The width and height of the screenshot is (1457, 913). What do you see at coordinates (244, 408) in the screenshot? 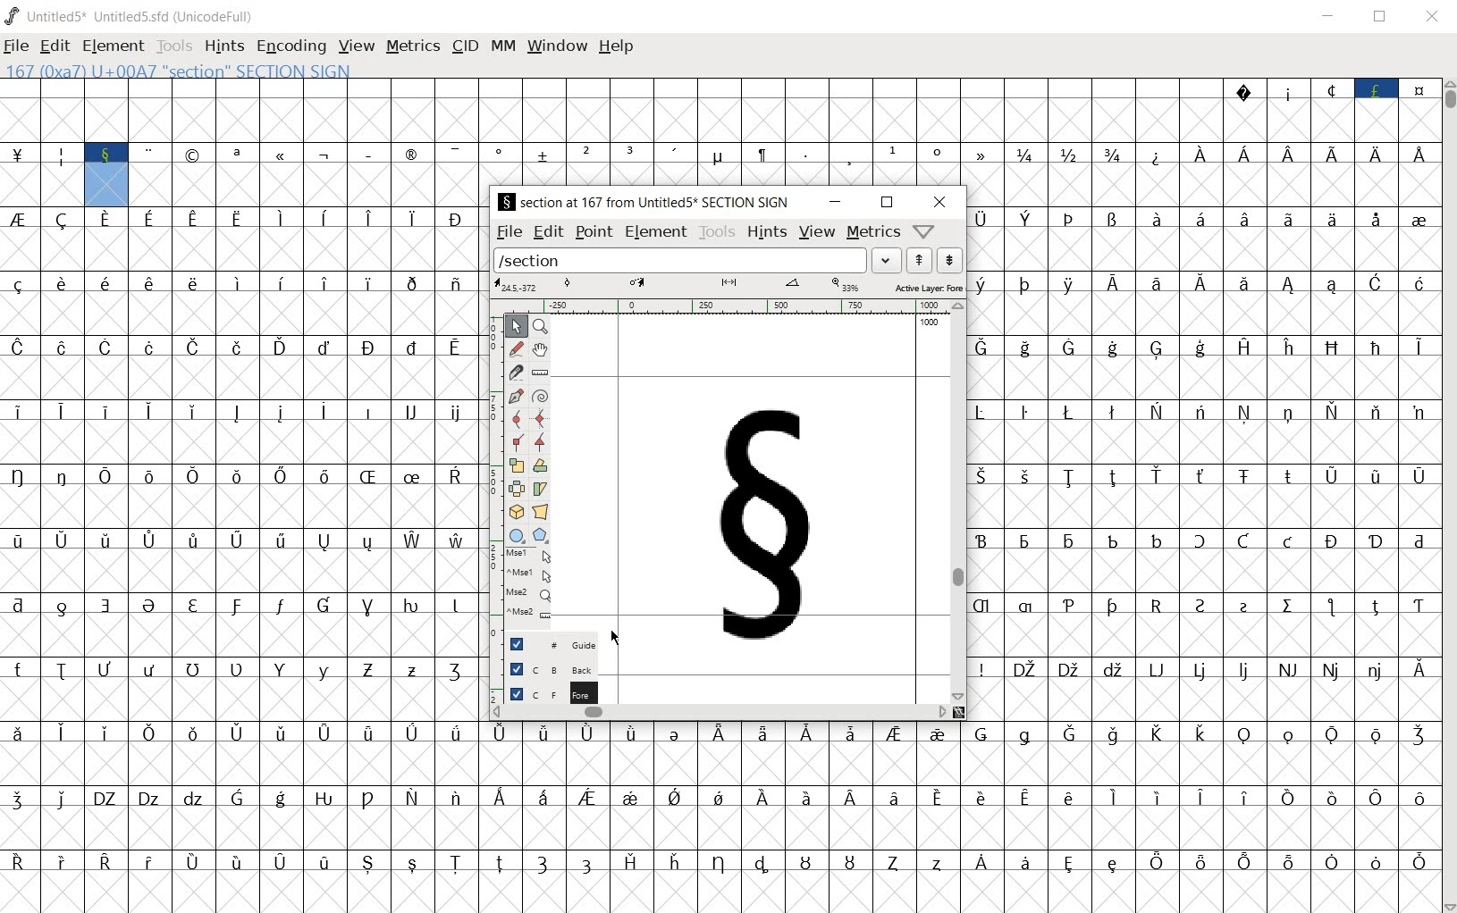
I see `` at bounding box center [244, 408].